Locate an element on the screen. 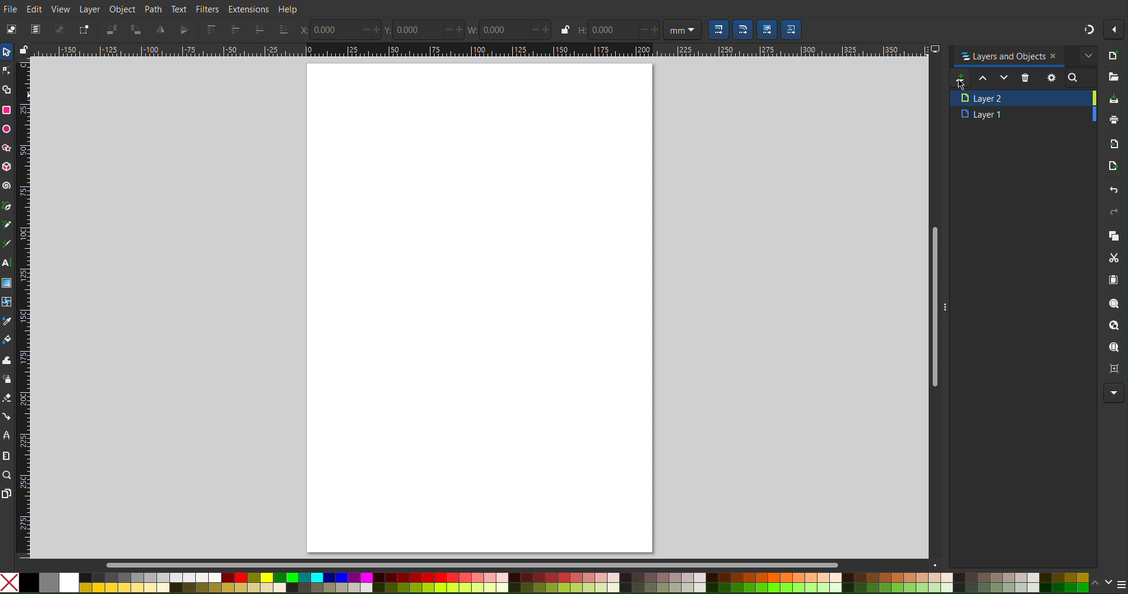  Path is located at coordinates (152, 9).